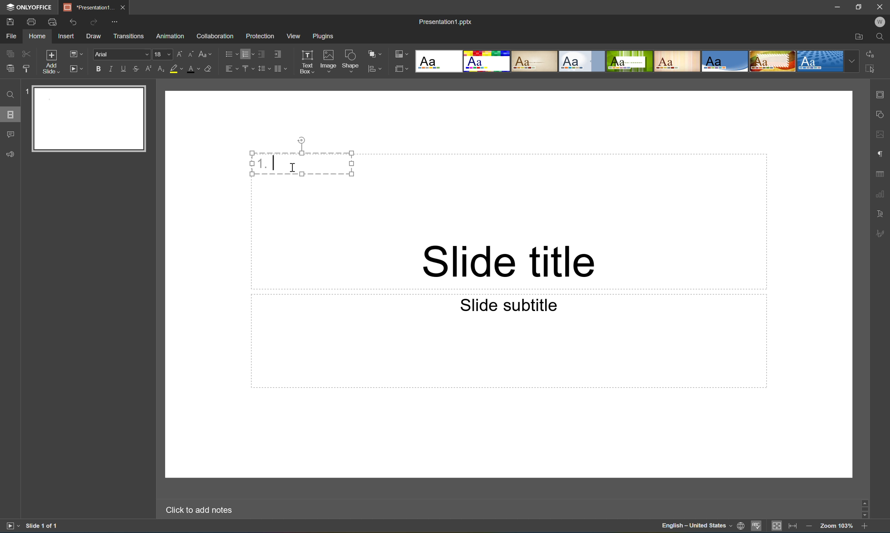  Describe the element at coordinates (881, 174) in the screenshot. I see `Table settings` at that location.